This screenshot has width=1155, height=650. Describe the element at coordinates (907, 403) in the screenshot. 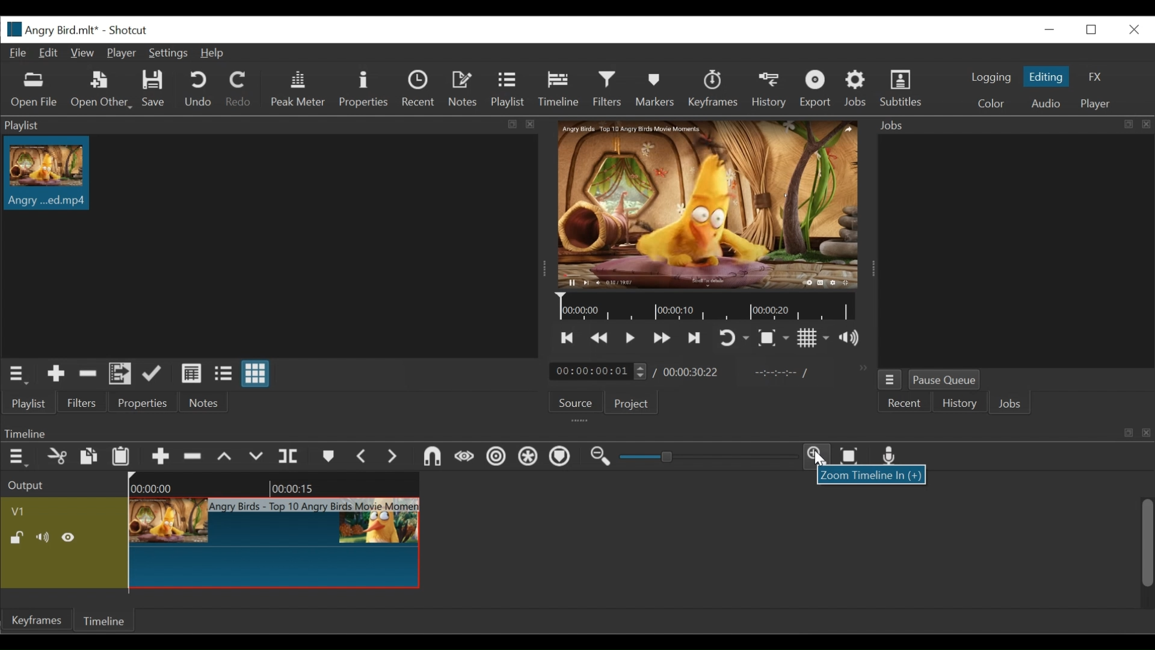

I see `Recent` at that location.